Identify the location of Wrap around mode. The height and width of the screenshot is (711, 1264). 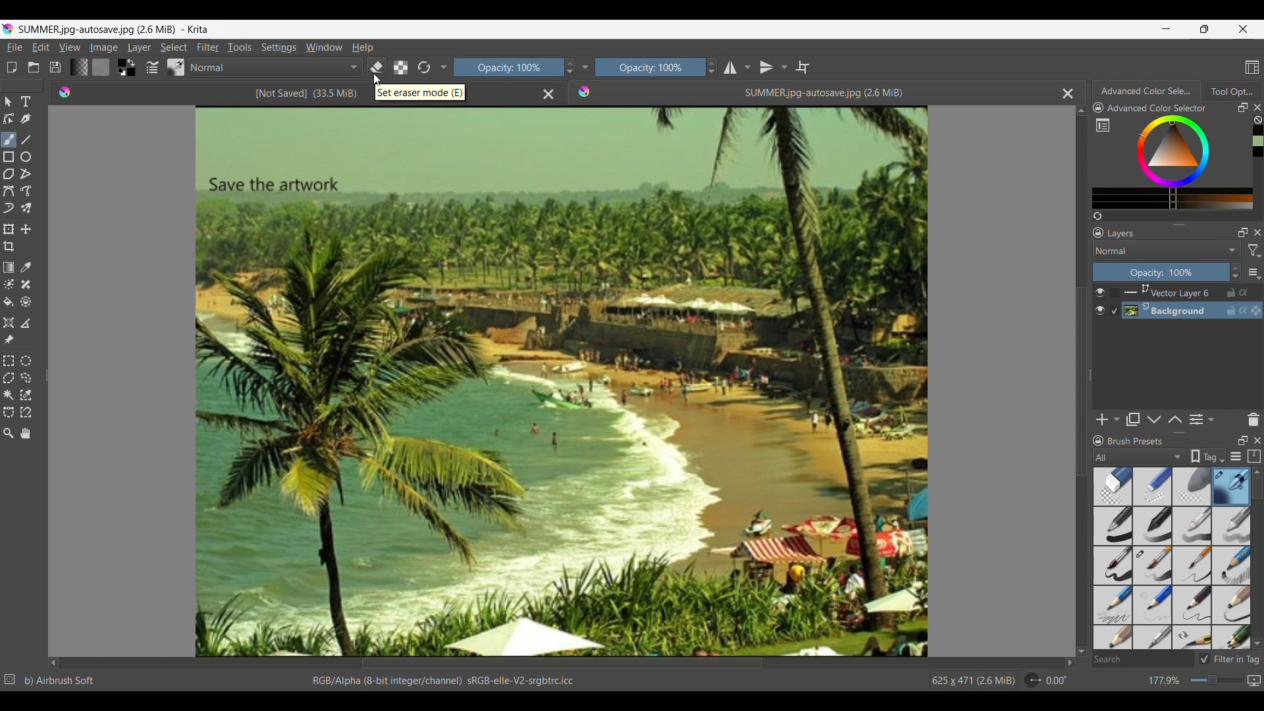
(803, 67).